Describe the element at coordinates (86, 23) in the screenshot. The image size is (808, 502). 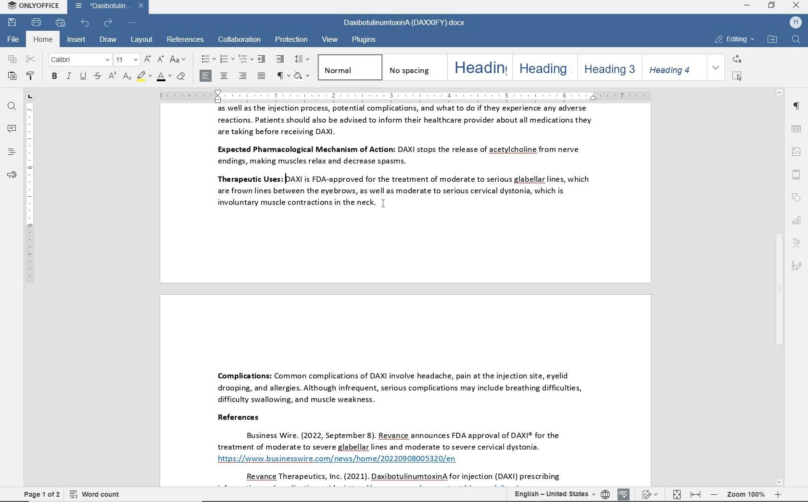
I see `undo` at that location.